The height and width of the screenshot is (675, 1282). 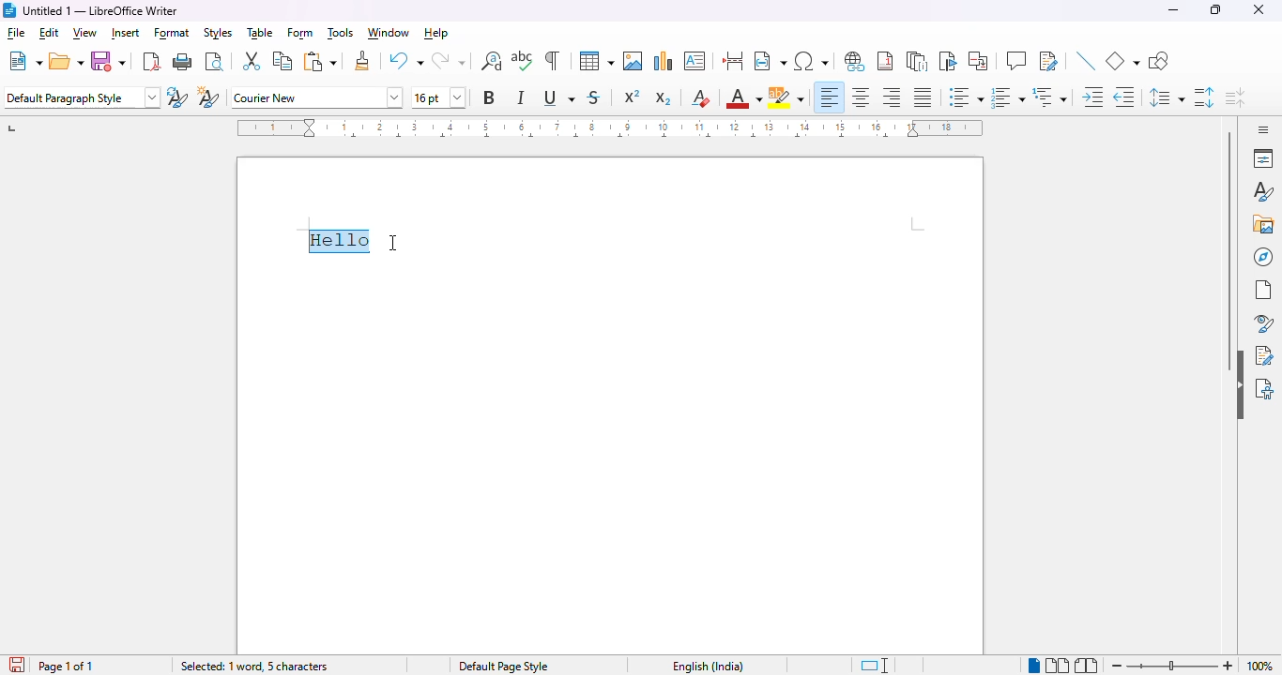 I want to click on subscript, so click(x=664, y=98).